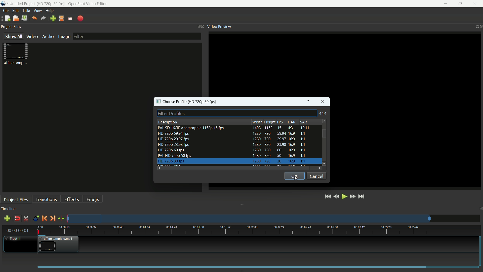  Describe the element at coordinates (53, 18) in the screenshot. I see `import file` at that location.